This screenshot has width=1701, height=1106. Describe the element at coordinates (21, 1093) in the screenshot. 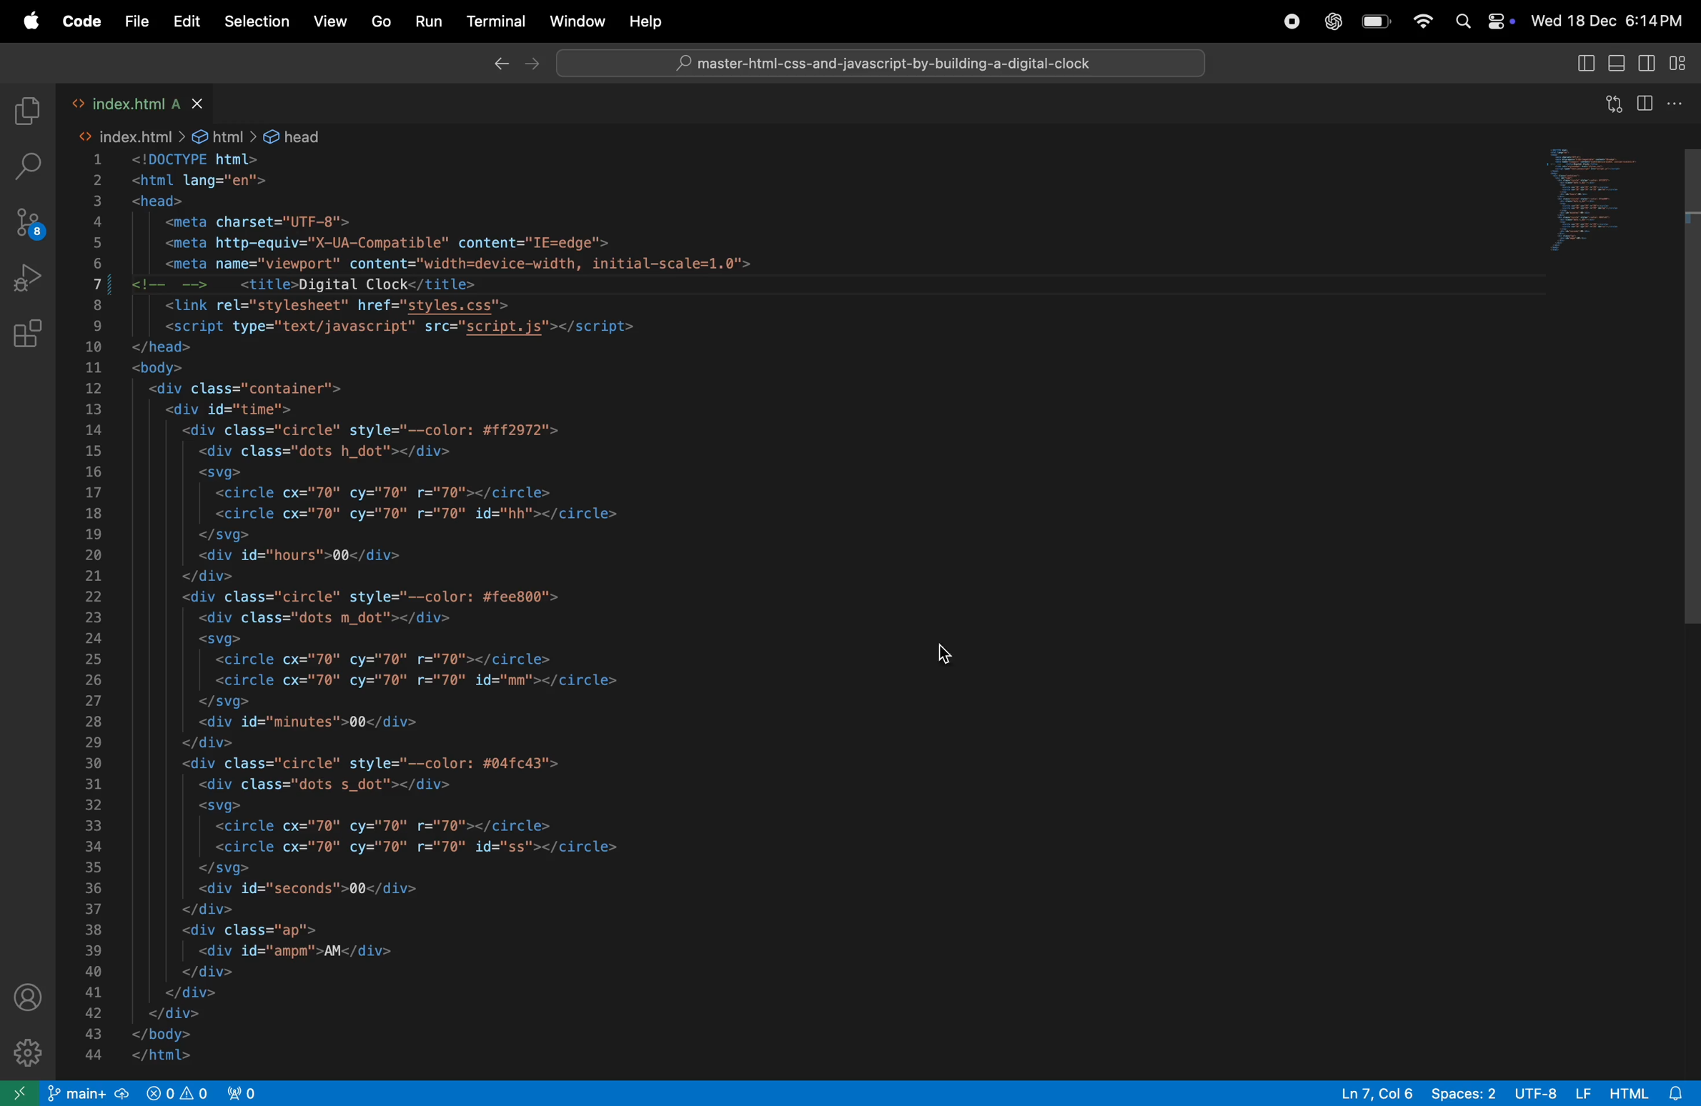

I see `open new window` at that location.